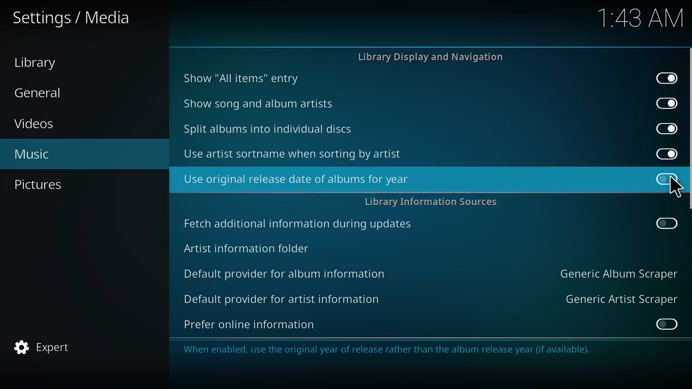  I want to click on library info, so click(431, 202).